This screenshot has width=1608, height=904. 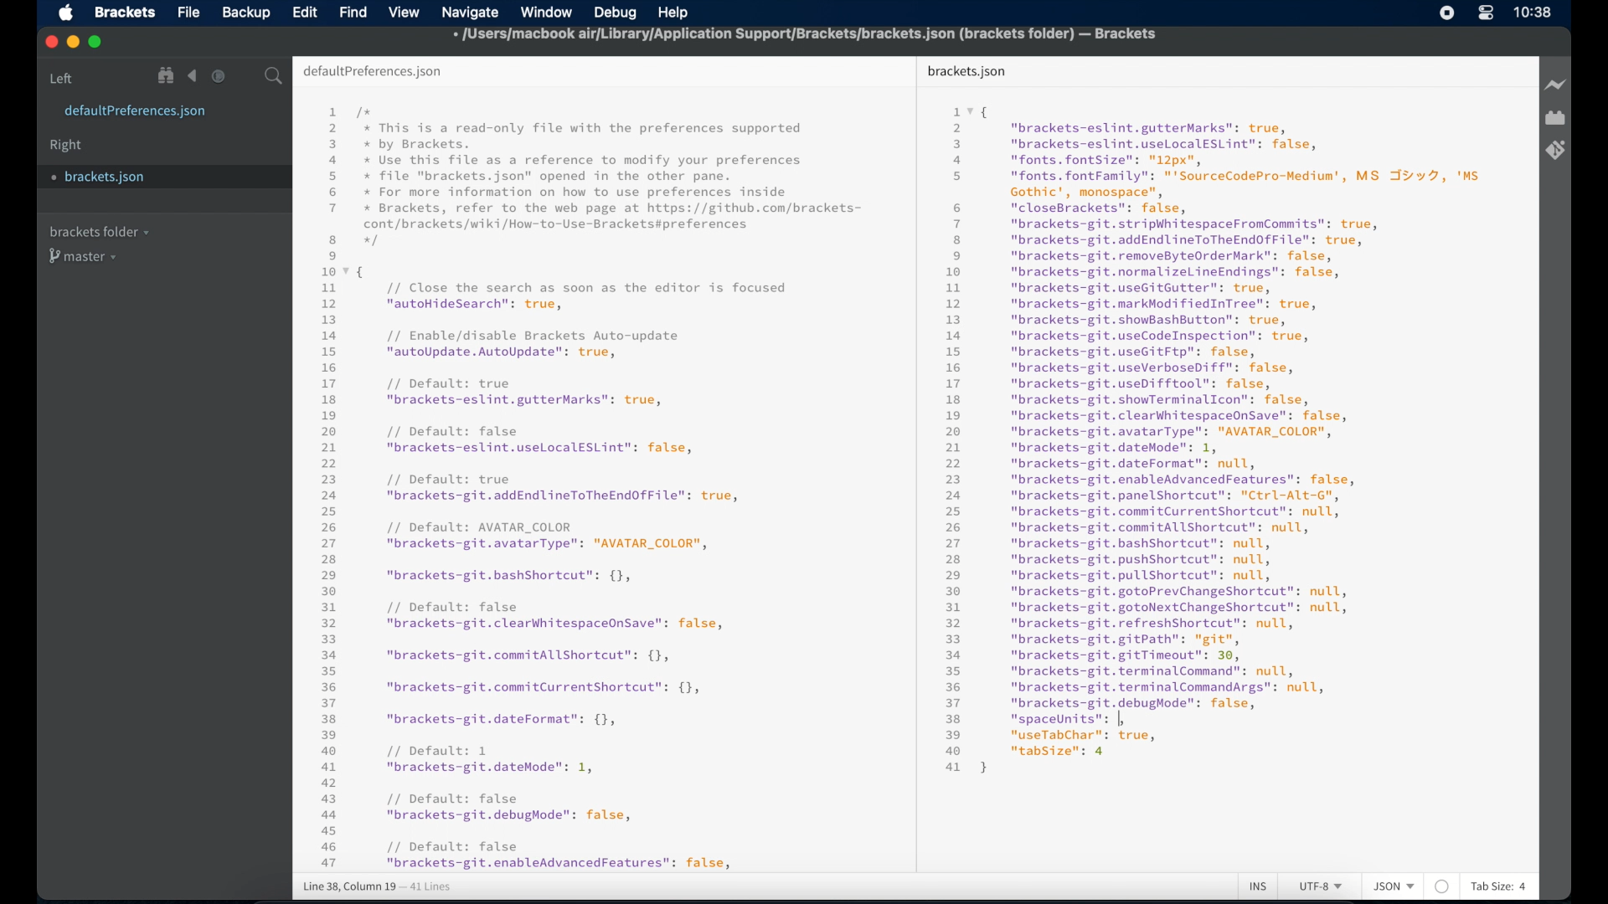 I want to click on brackets folder, so click(x=99, y=231).